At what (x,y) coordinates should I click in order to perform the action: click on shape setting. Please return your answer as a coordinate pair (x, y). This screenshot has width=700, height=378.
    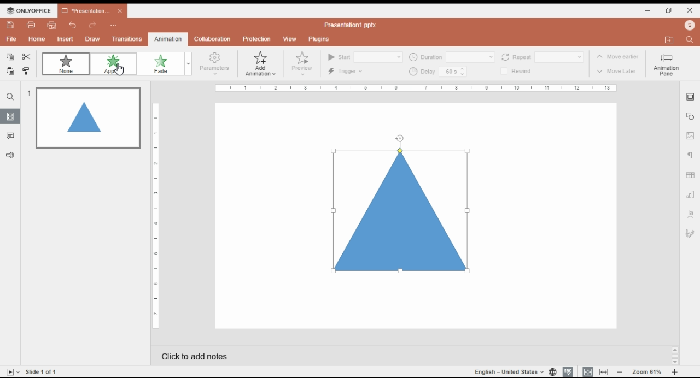
    Looking at the image, I should click on (690, 116).